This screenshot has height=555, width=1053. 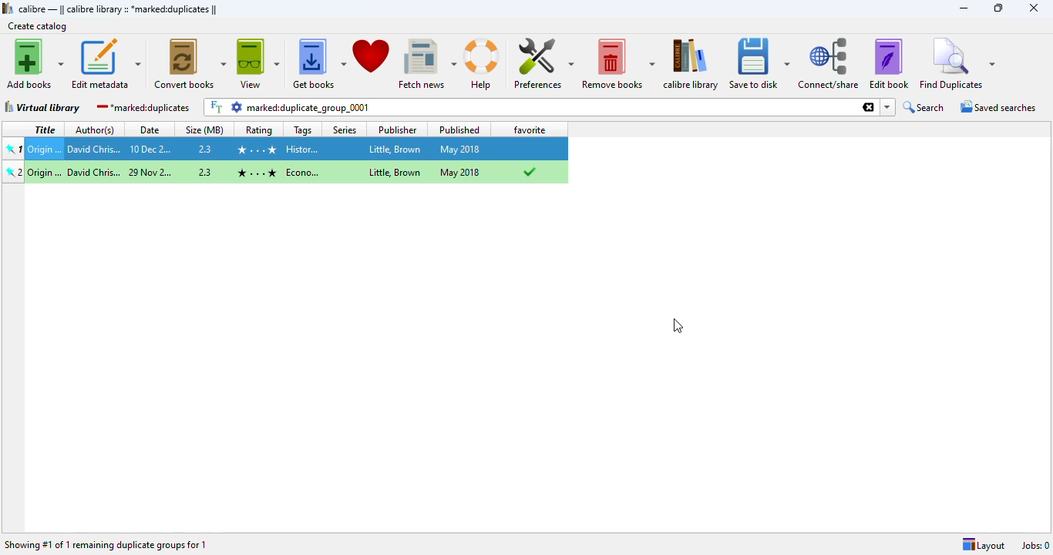 What do you see at coordinates (1001, 8) in the screenshot?
I see `maximize` at bounding box center [1001, 8].